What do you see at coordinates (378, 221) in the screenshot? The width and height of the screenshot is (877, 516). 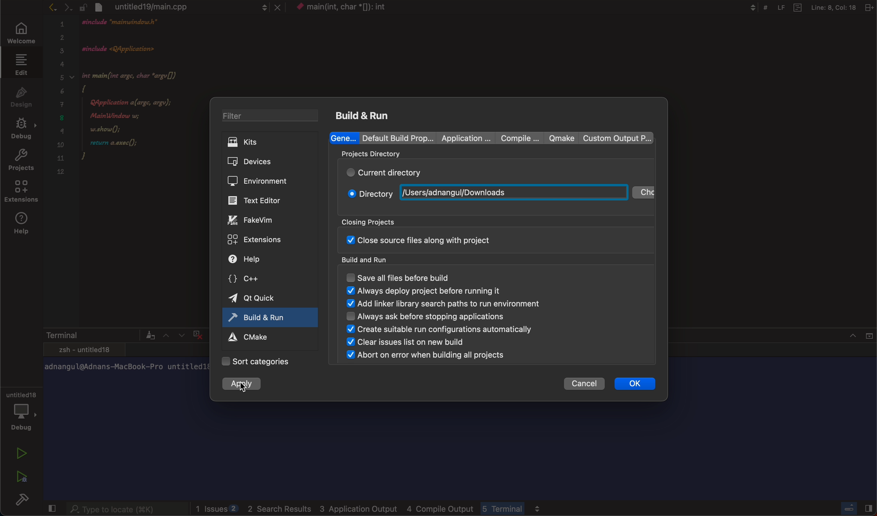 I see `closing projects` at bounding box center [378, 221].